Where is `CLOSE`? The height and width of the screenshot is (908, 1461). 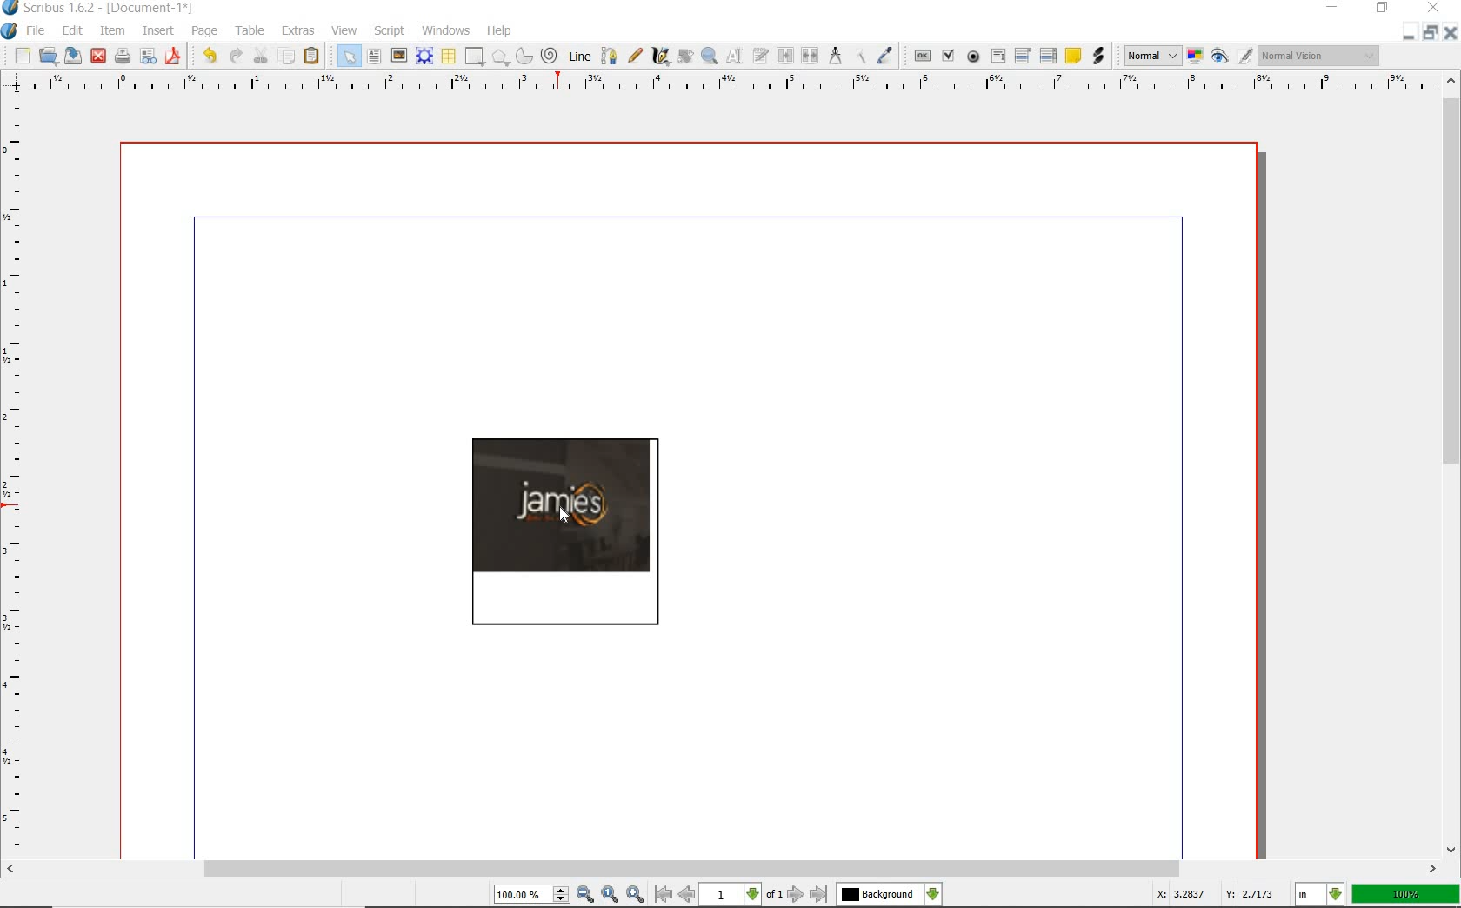 CLOSE is located at coordinates (1449, 32).